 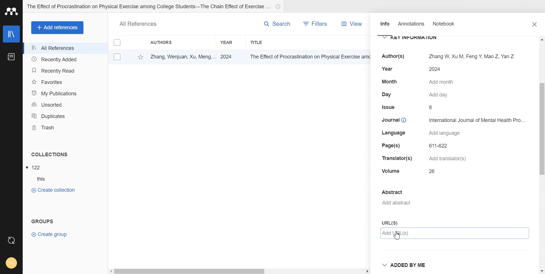 I want to click on Issue 8, so click(x=409, y=108).